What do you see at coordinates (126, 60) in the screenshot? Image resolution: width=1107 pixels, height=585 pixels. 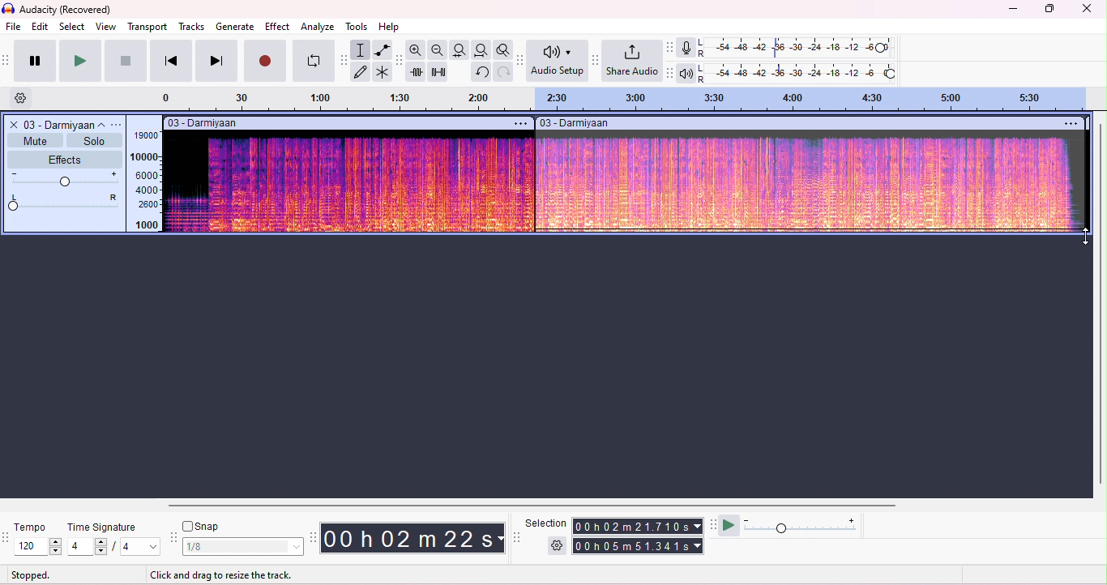 I see `stop` at bounding box center [126, 60].